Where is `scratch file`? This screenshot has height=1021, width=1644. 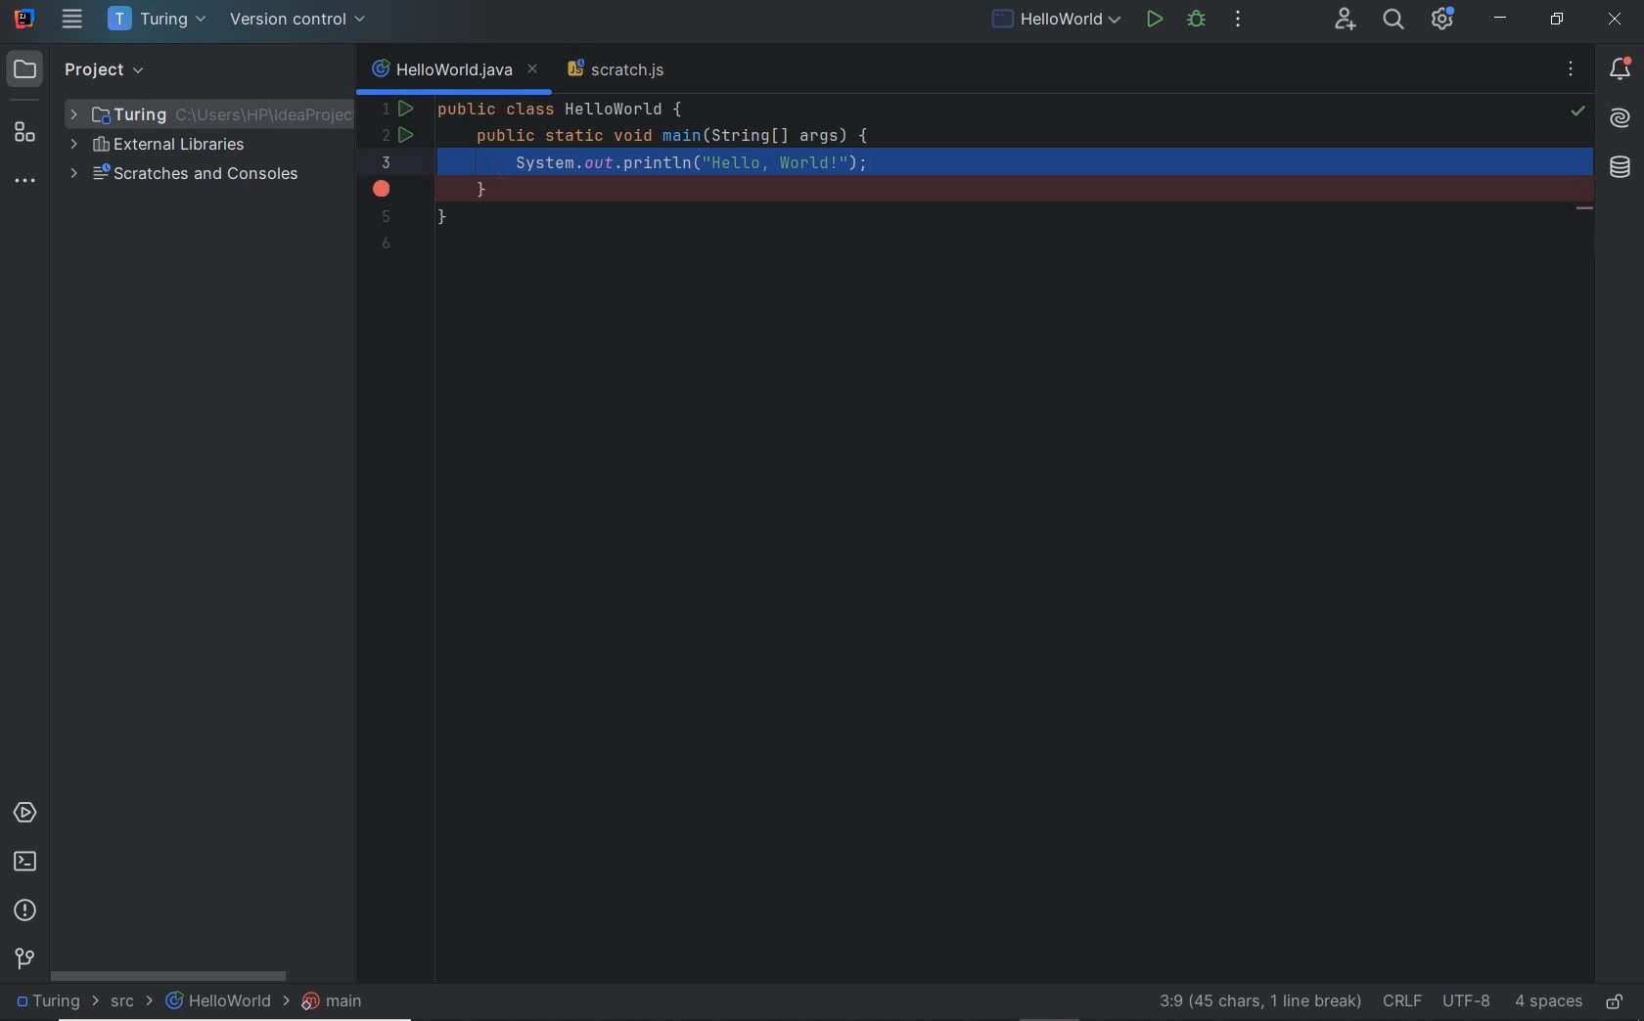 scratch file is located at coordinates (616, 70).